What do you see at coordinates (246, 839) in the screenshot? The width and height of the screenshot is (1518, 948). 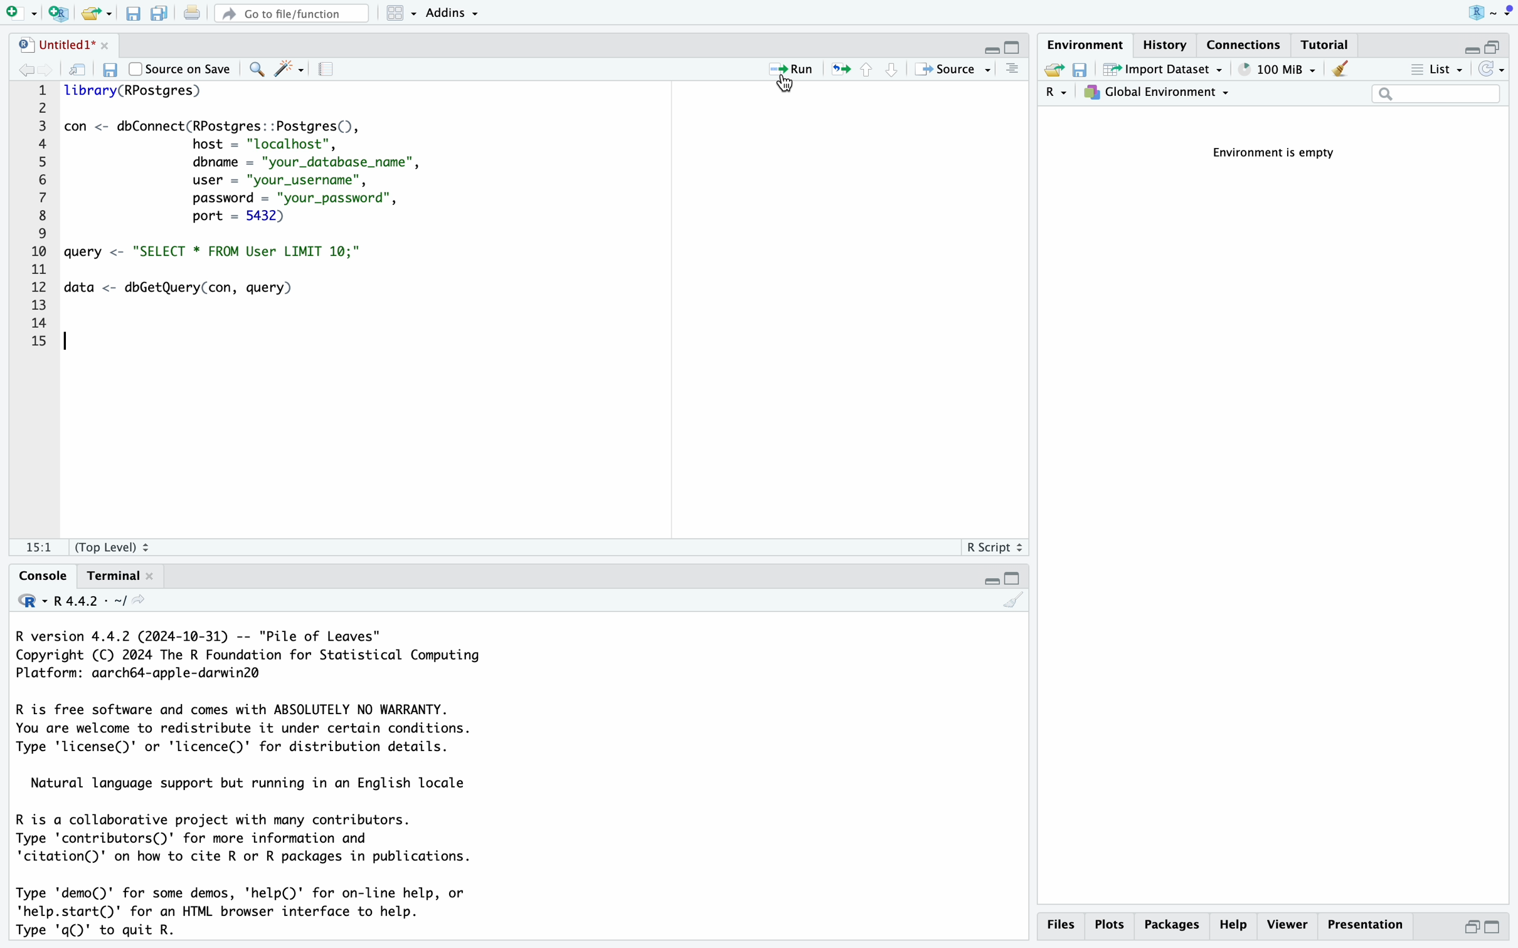 I see `description of contributors` at bounding box center [246, 839].